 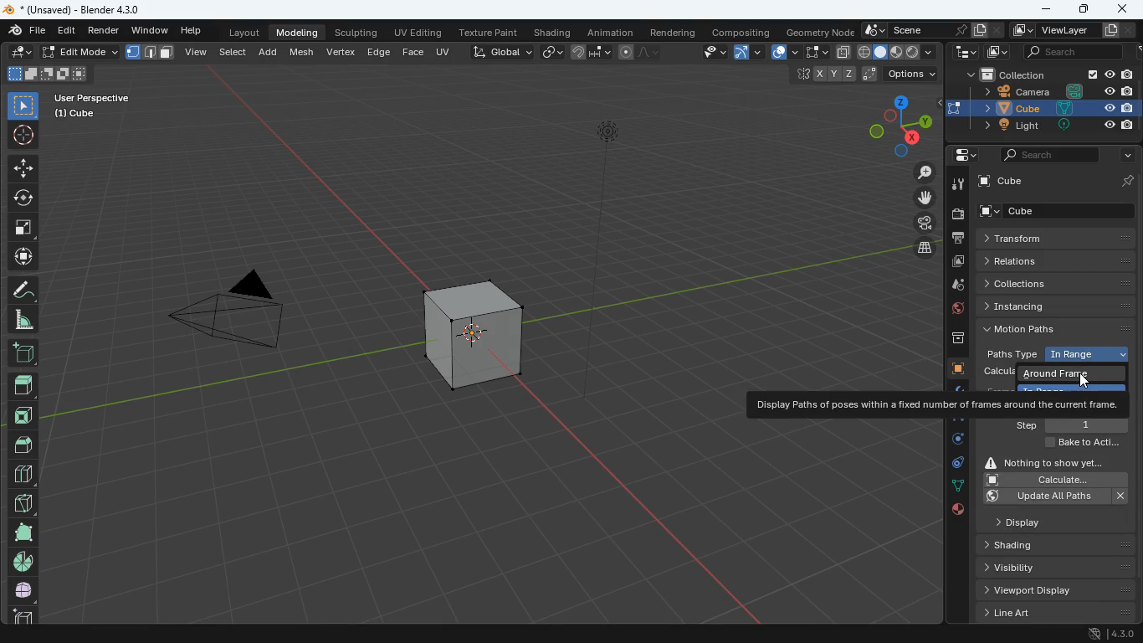 I want to click on file, so click(x=25, y=31).